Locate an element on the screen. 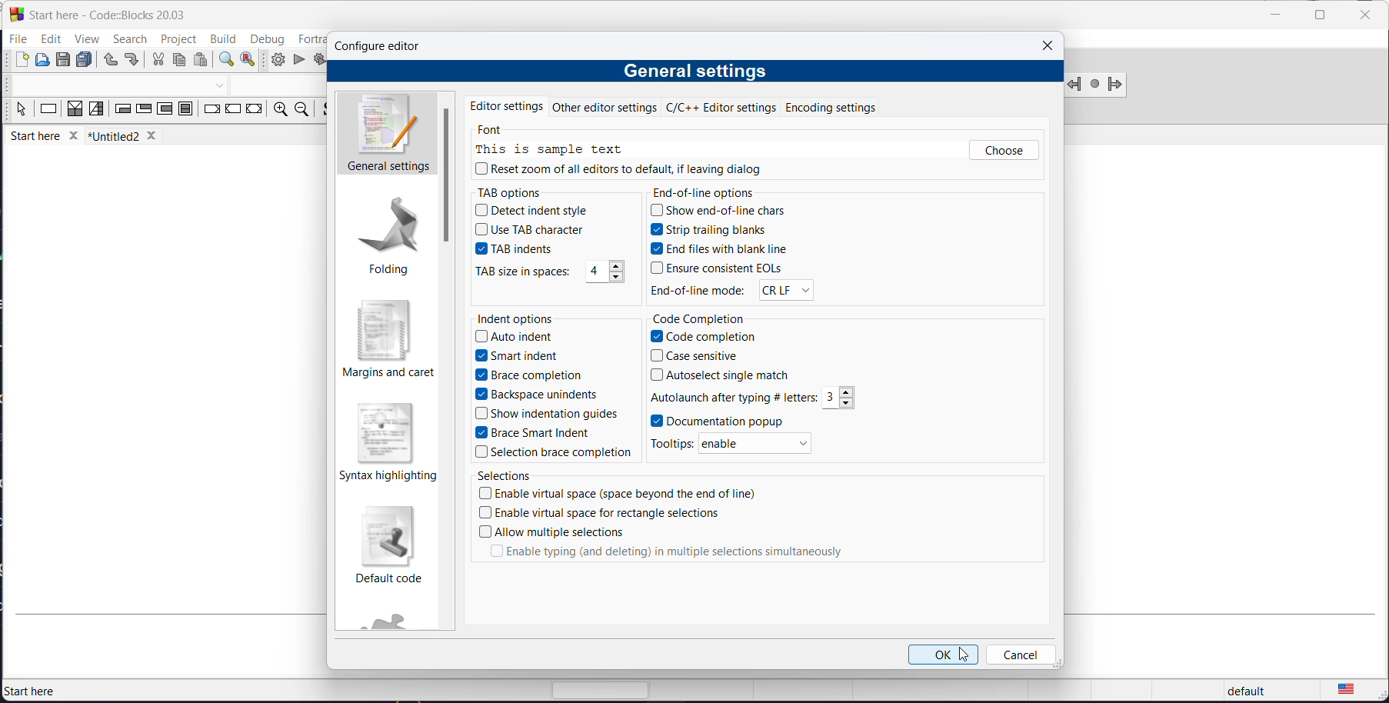 The height and width of the screenshot is (703, 1389). English US Language is located at coordinates (1346, 685).